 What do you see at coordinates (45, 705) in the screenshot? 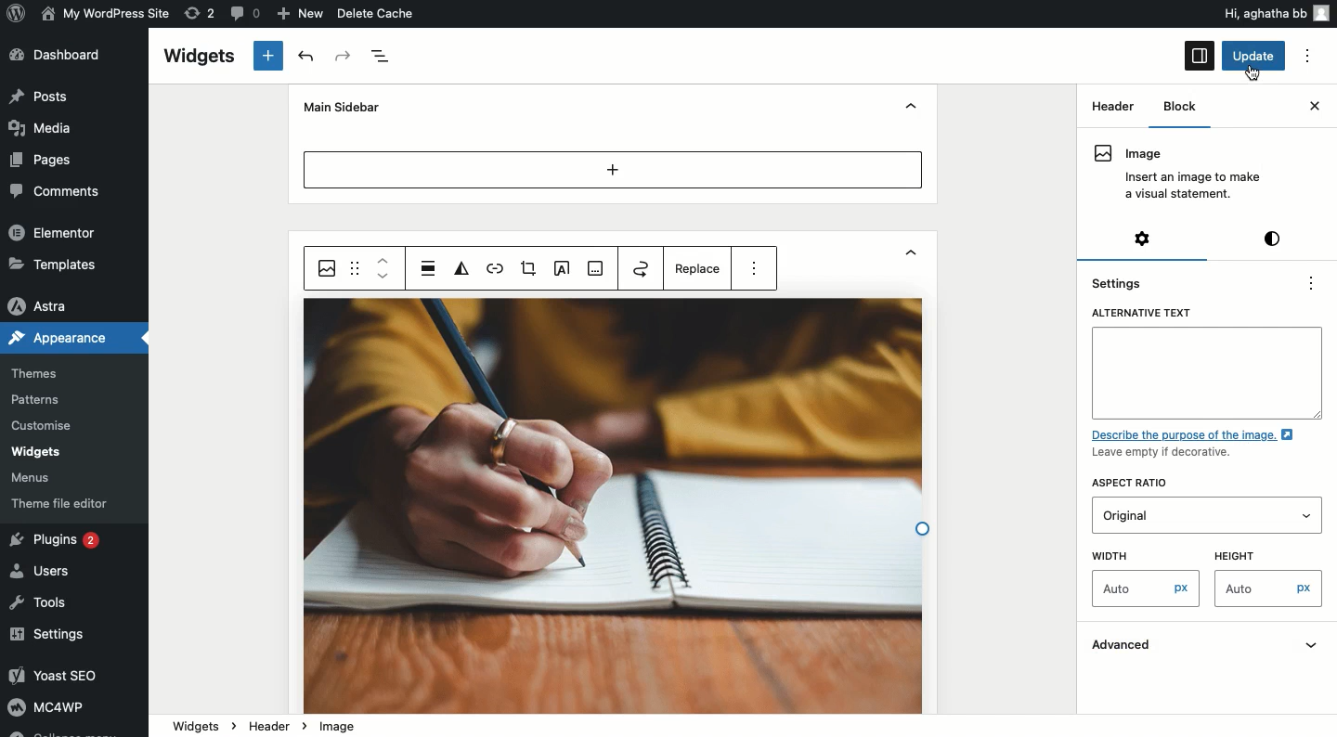
I see `MC4WP` at bounding box center [45, 705].